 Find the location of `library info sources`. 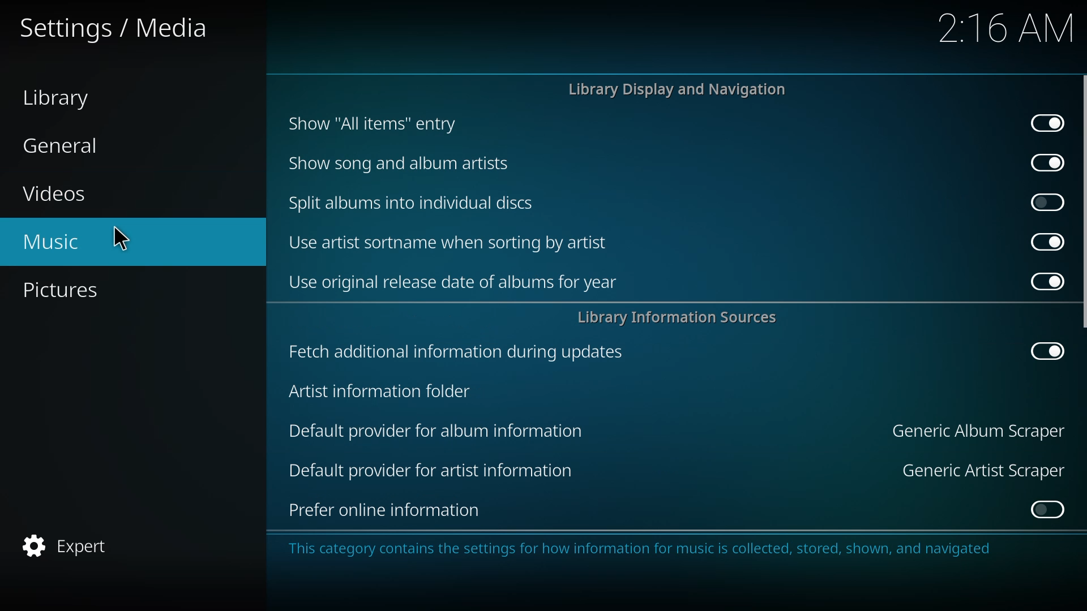

library info sources is located at coordinates (683, 317).